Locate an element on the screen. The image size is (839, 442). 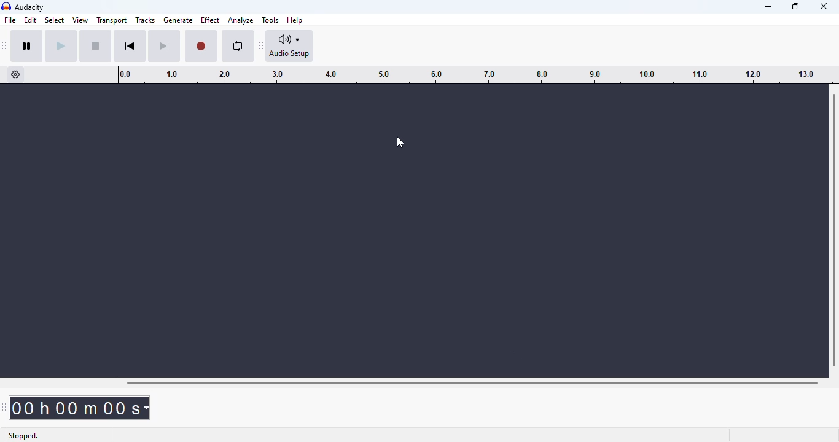
minimize is located at coordinates (768, 7).